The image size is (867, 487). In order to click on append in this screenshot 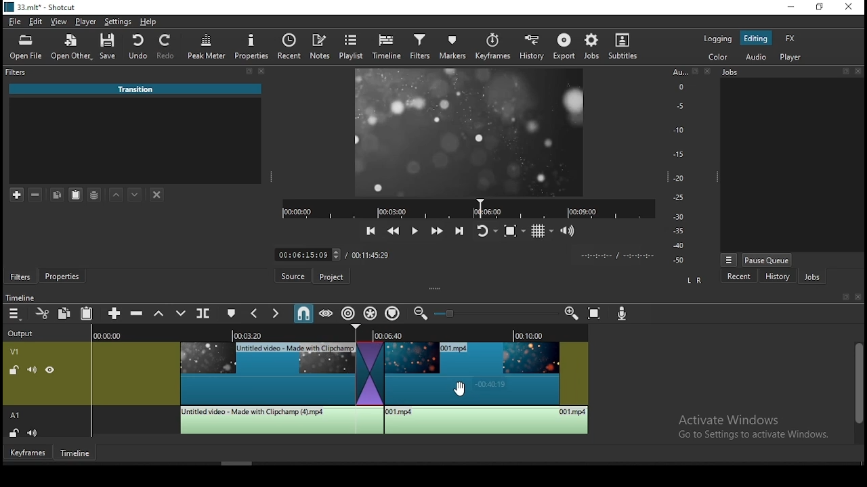, I will do `click(114, 313)`.